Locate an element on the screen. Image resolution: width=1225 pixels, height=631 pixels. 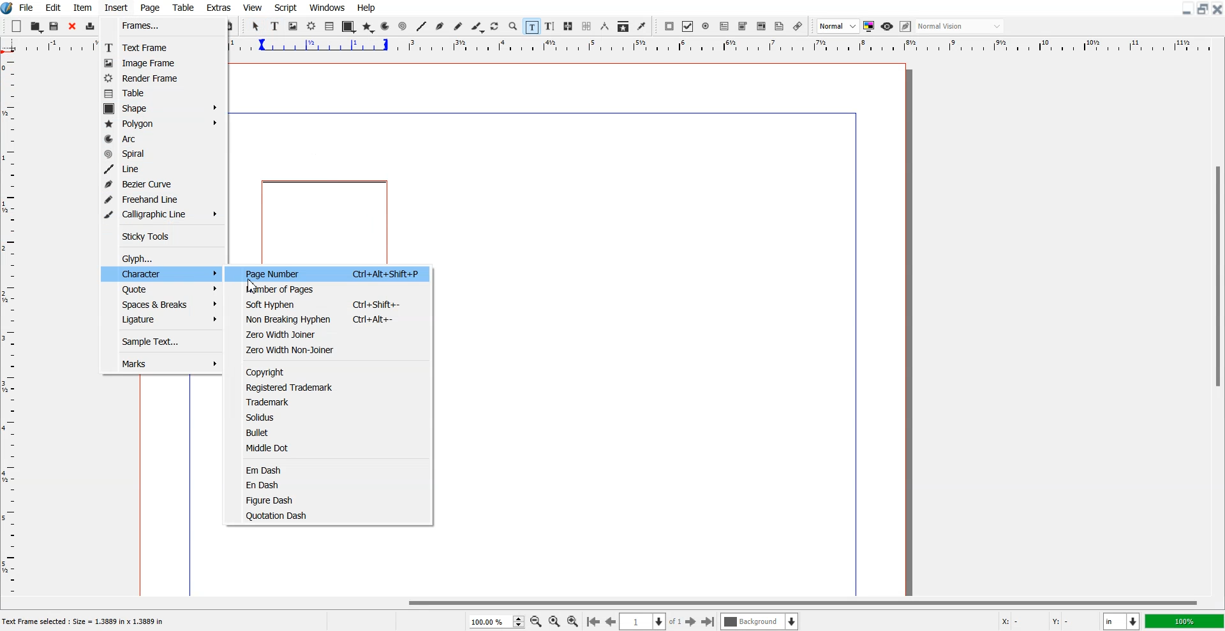
Link text frame is located at coordinates (568, 27).